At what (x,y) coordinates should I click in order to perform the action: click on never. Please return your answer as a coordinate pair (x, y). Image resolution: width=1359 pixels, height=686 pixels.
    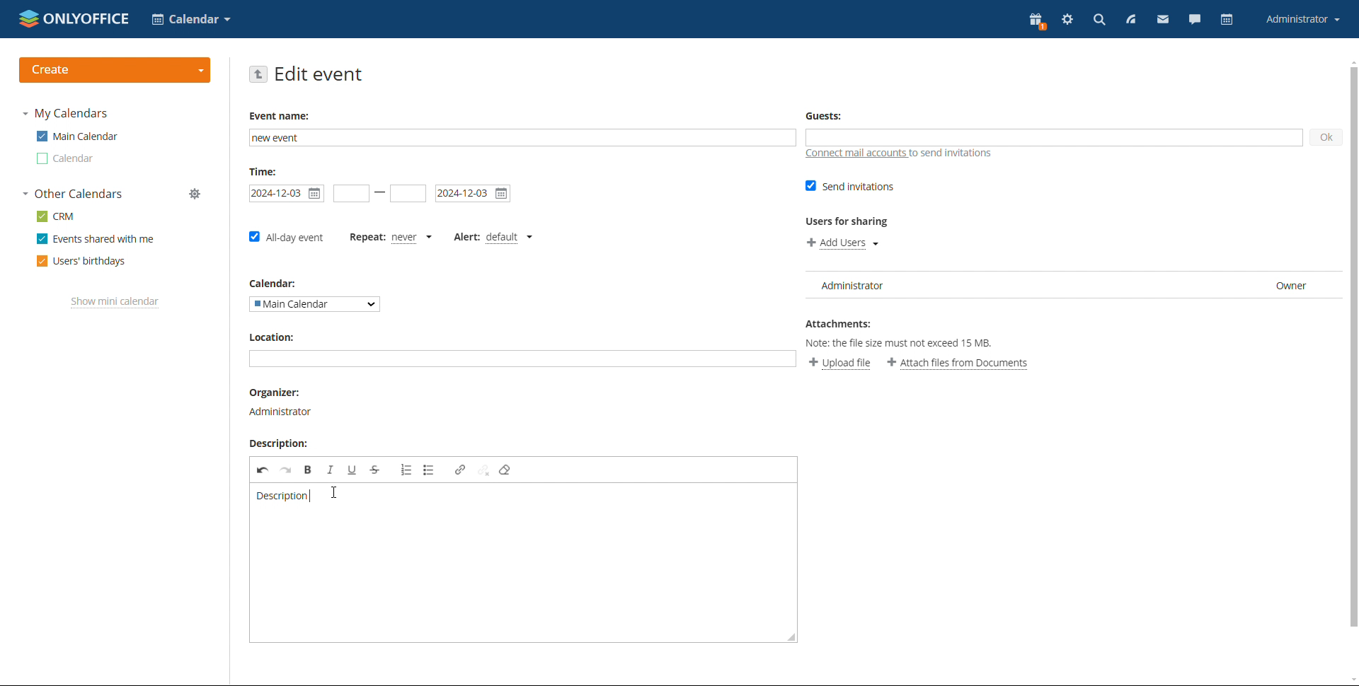
    Looking at the image, I should click on (415, 237).